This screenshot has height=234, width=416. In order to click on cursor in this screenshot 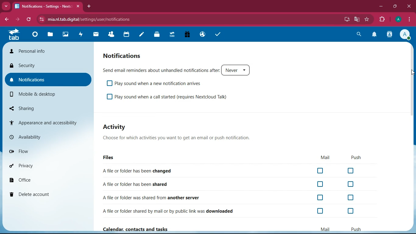, I will do `click(412, 73)`.